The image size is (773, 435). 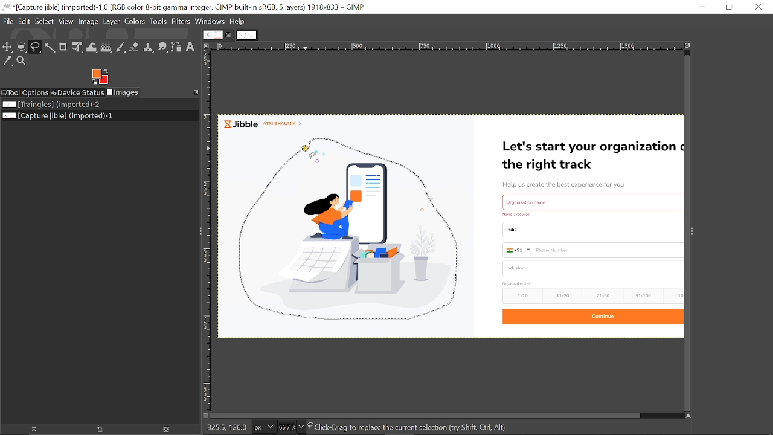 What do you see at coordinates (760, 8) in the screenshot?
I see `Close` at bounding box center [760, 8].